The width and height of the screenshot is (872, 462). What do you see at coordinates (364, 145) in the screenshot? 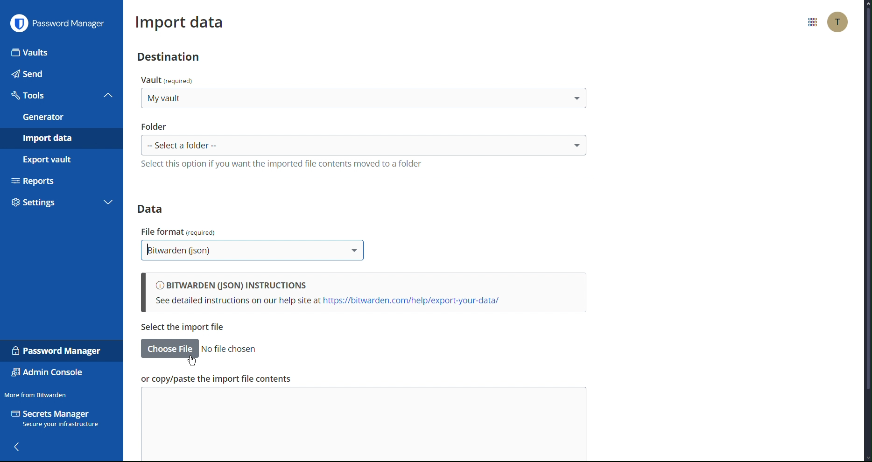
I see `select Folder` at bounding box center [364, 145].